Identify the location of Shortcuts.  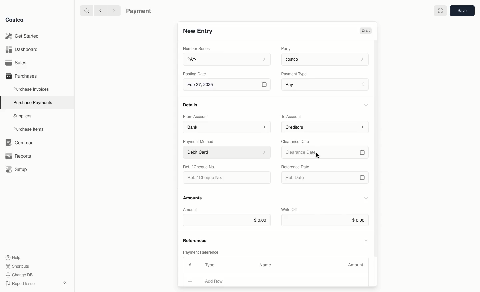
(17, 266).